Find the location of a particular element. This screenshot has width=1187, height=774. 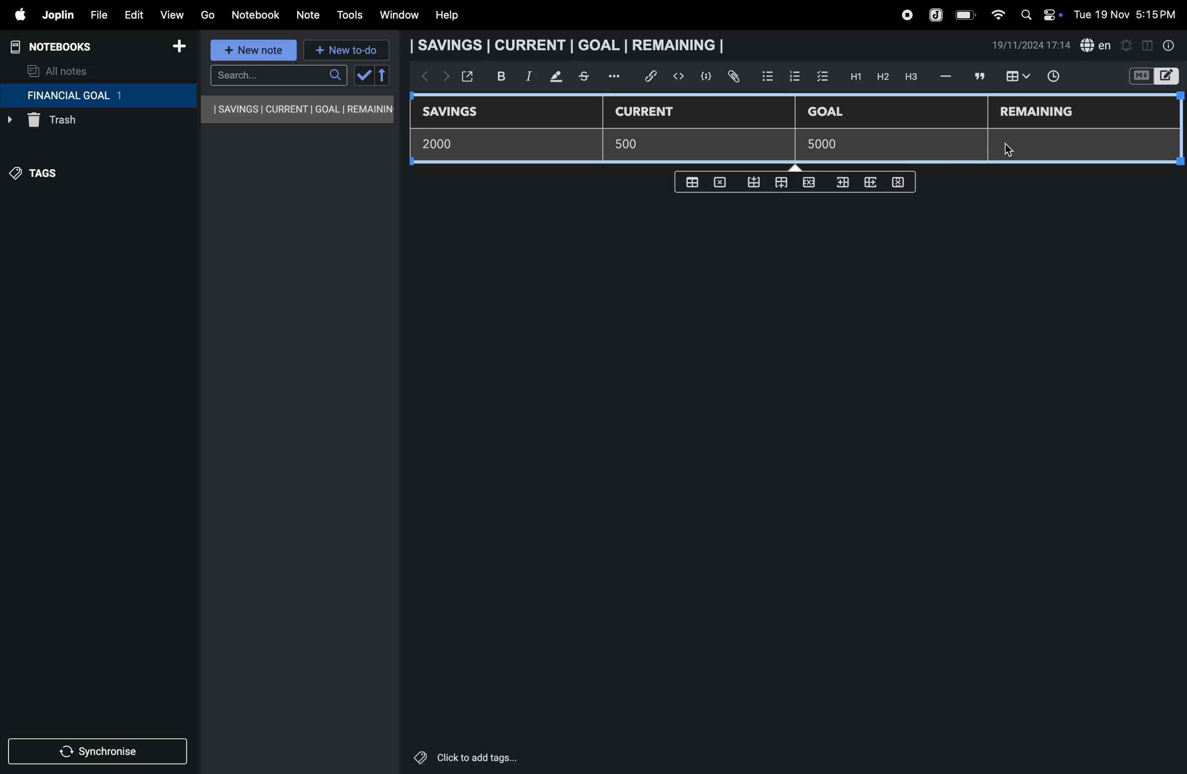

insert table is located at coordinates (1016, 77).